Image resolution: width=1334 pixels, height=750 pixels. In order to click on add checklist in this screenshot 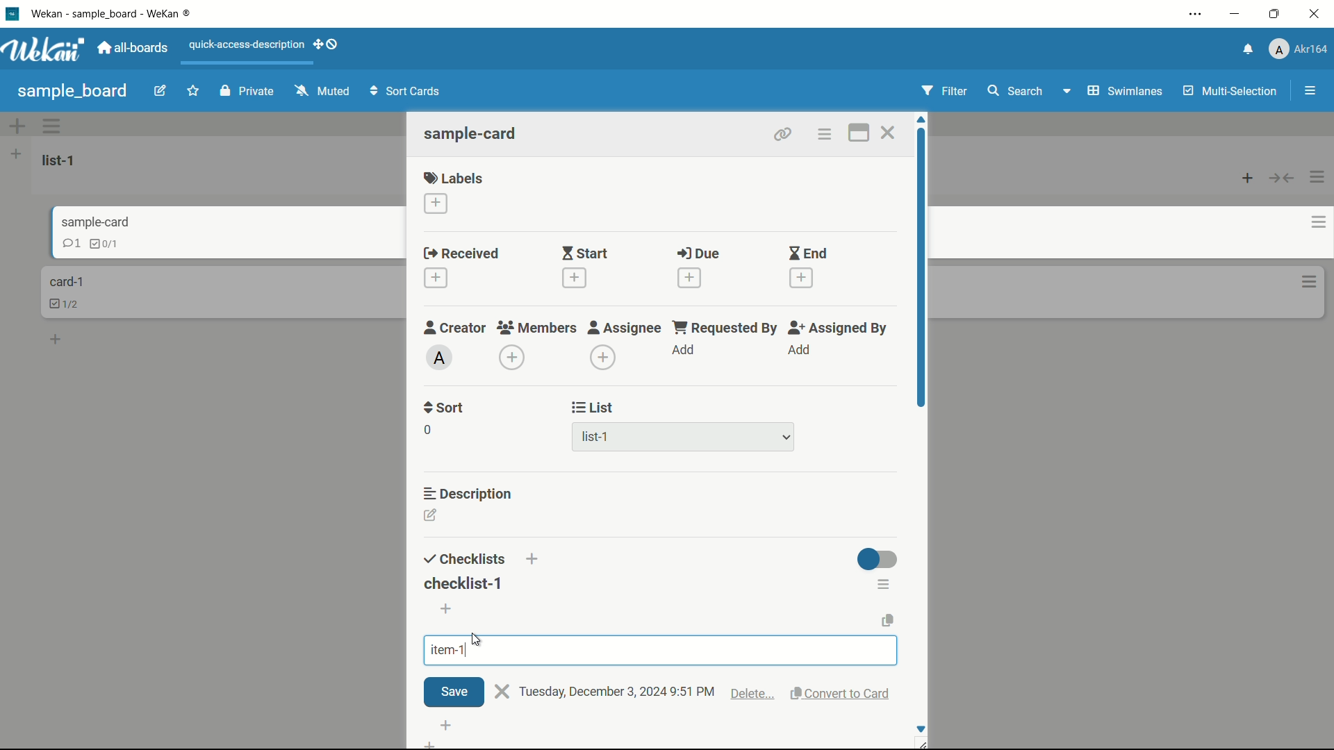, I will do `click(534, 560)`.